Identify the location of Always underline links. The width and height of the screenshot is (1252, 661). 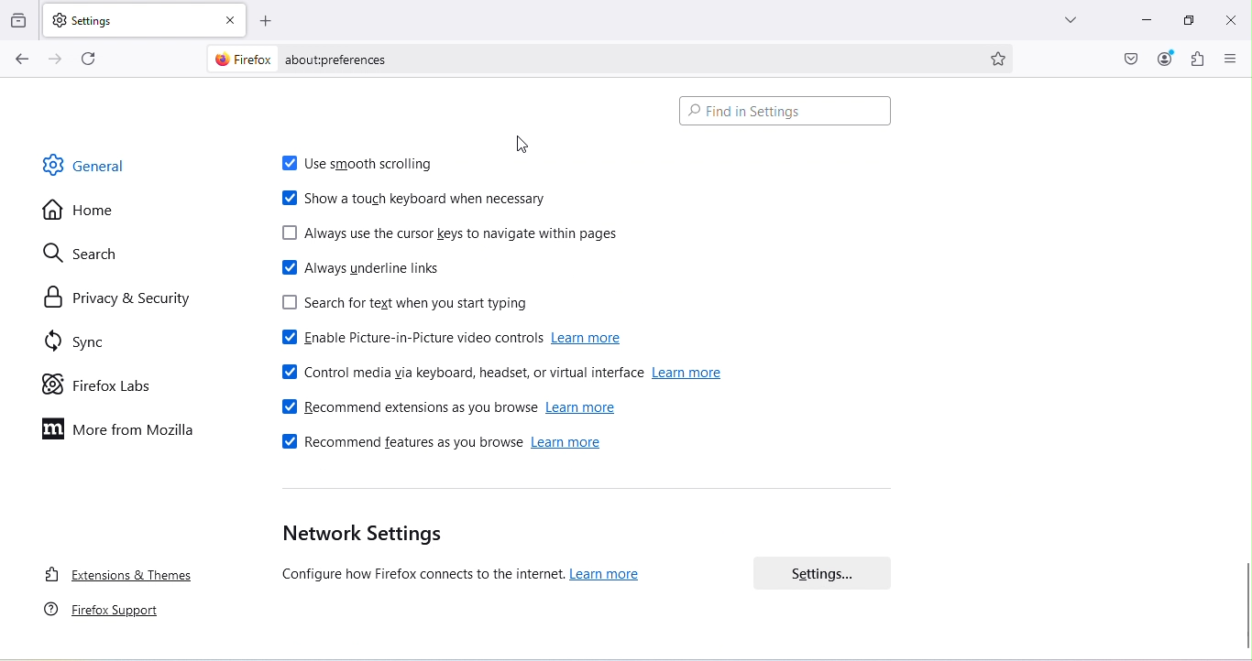
(354, 271).